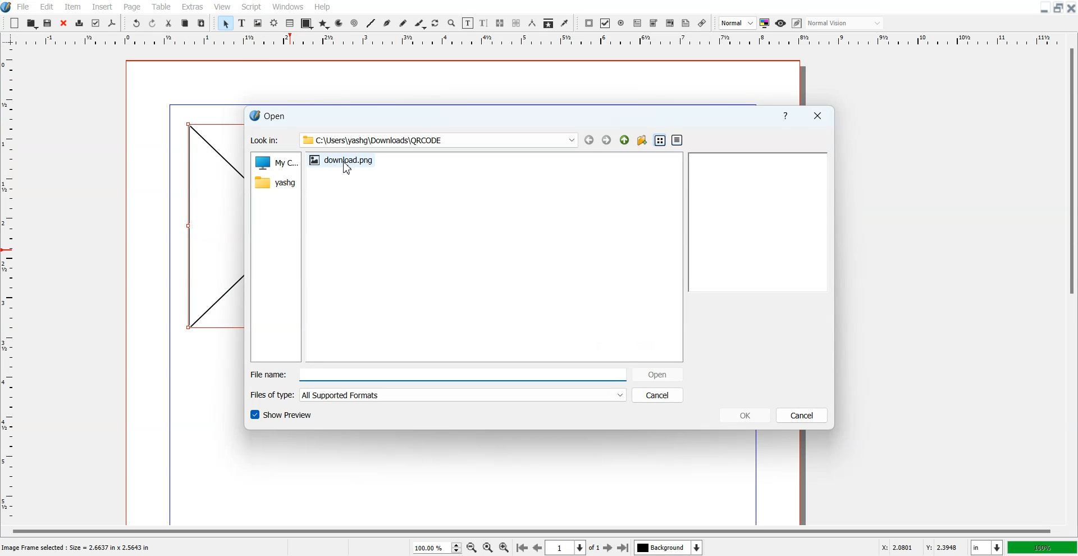 The image size is (1078, 556). I want to click on File Overview, so click(758, 222).